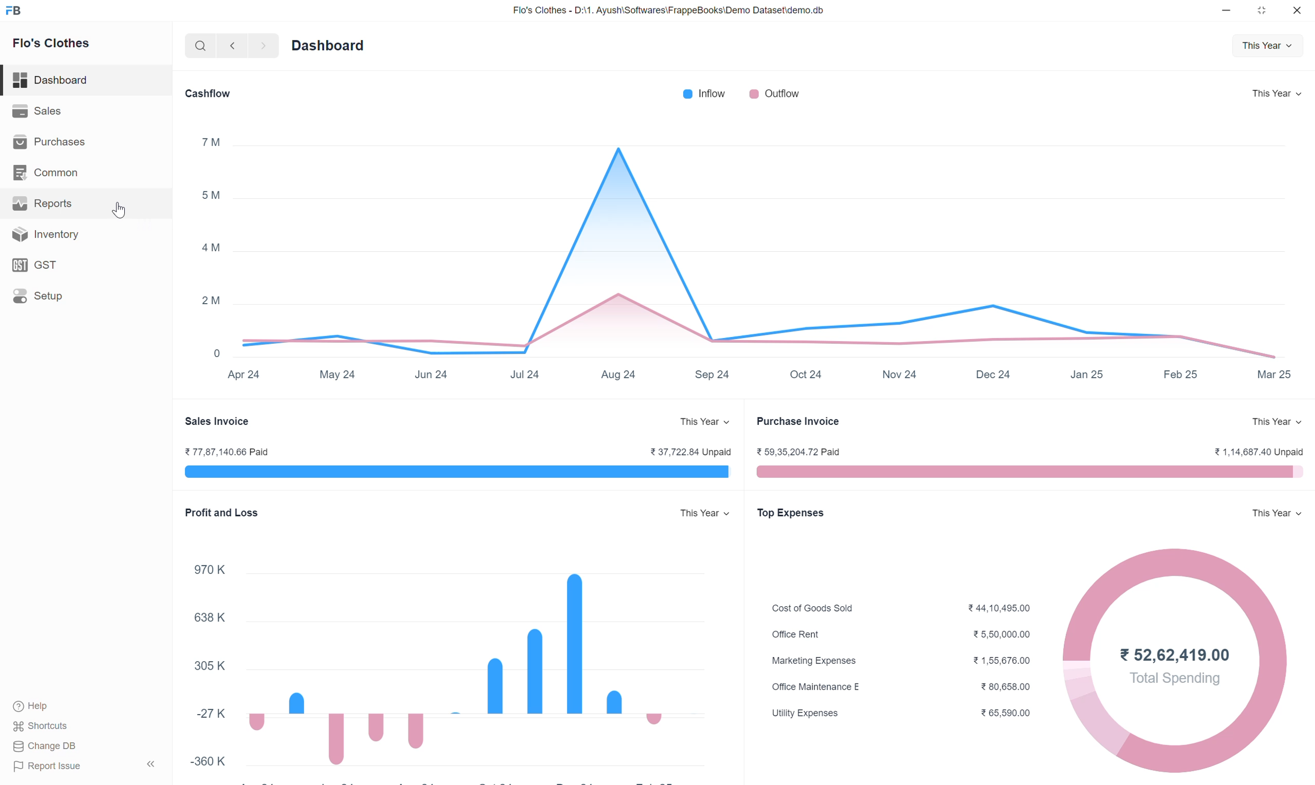  I want to click on 5M, so click(213, 194).